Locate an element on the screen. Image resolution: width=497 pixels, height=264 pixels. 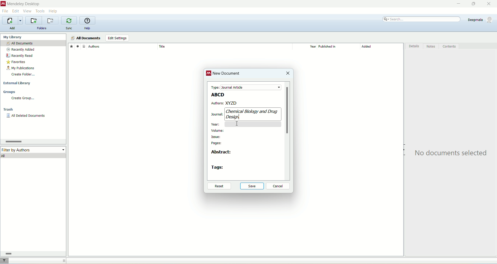
external library is located at coordinates (18, 83).